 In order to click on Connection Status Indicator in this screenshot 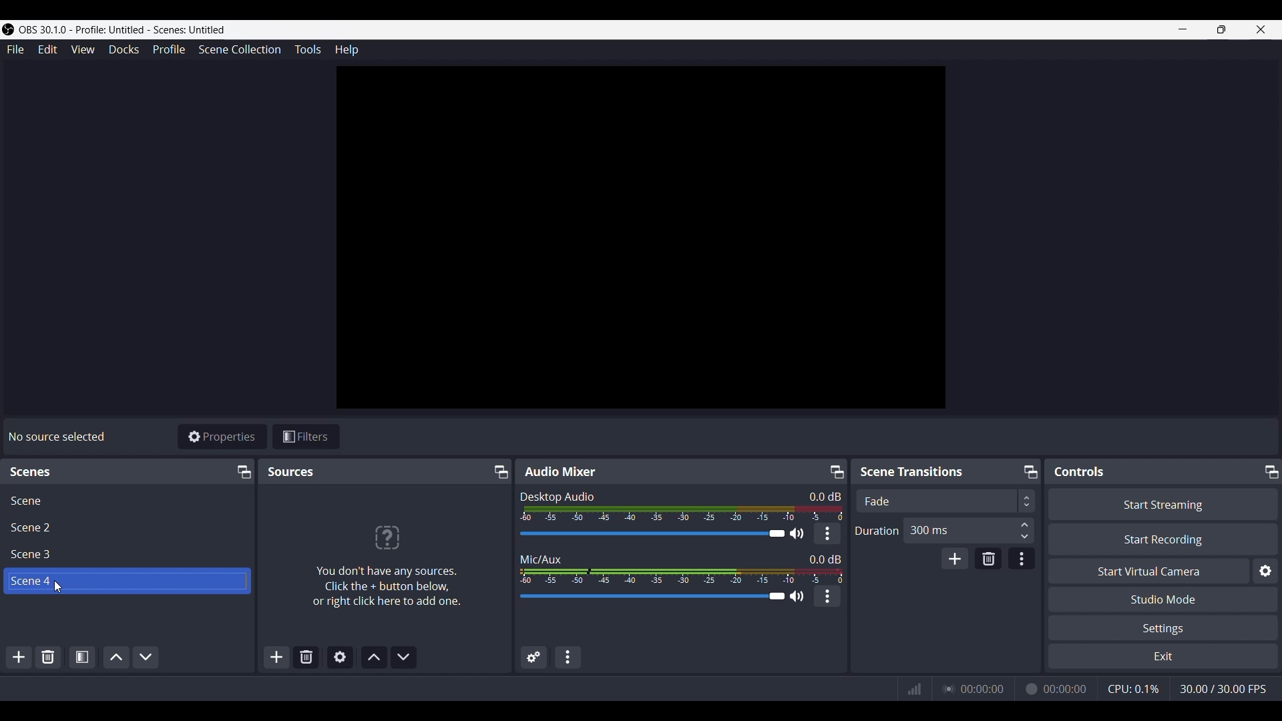, I will do `click(914, 689)`.